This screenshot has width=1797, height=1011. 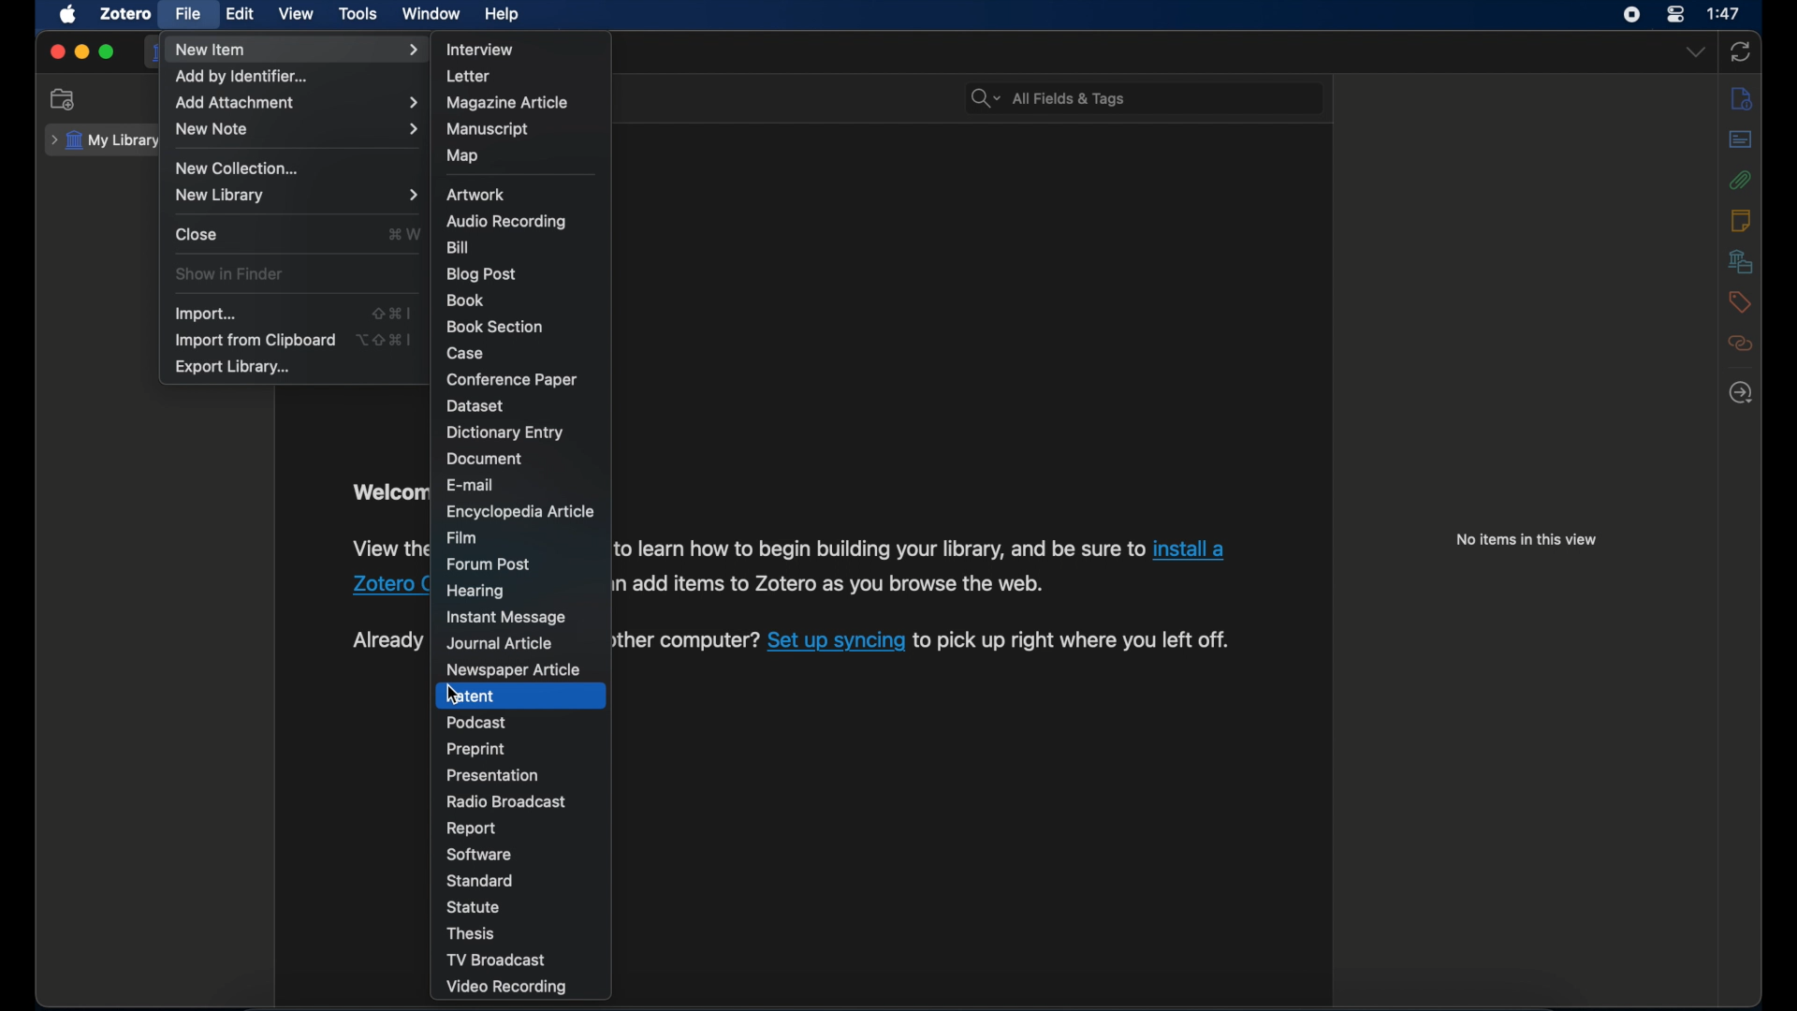 I want to click on blog post, so click(x=482, y=274).